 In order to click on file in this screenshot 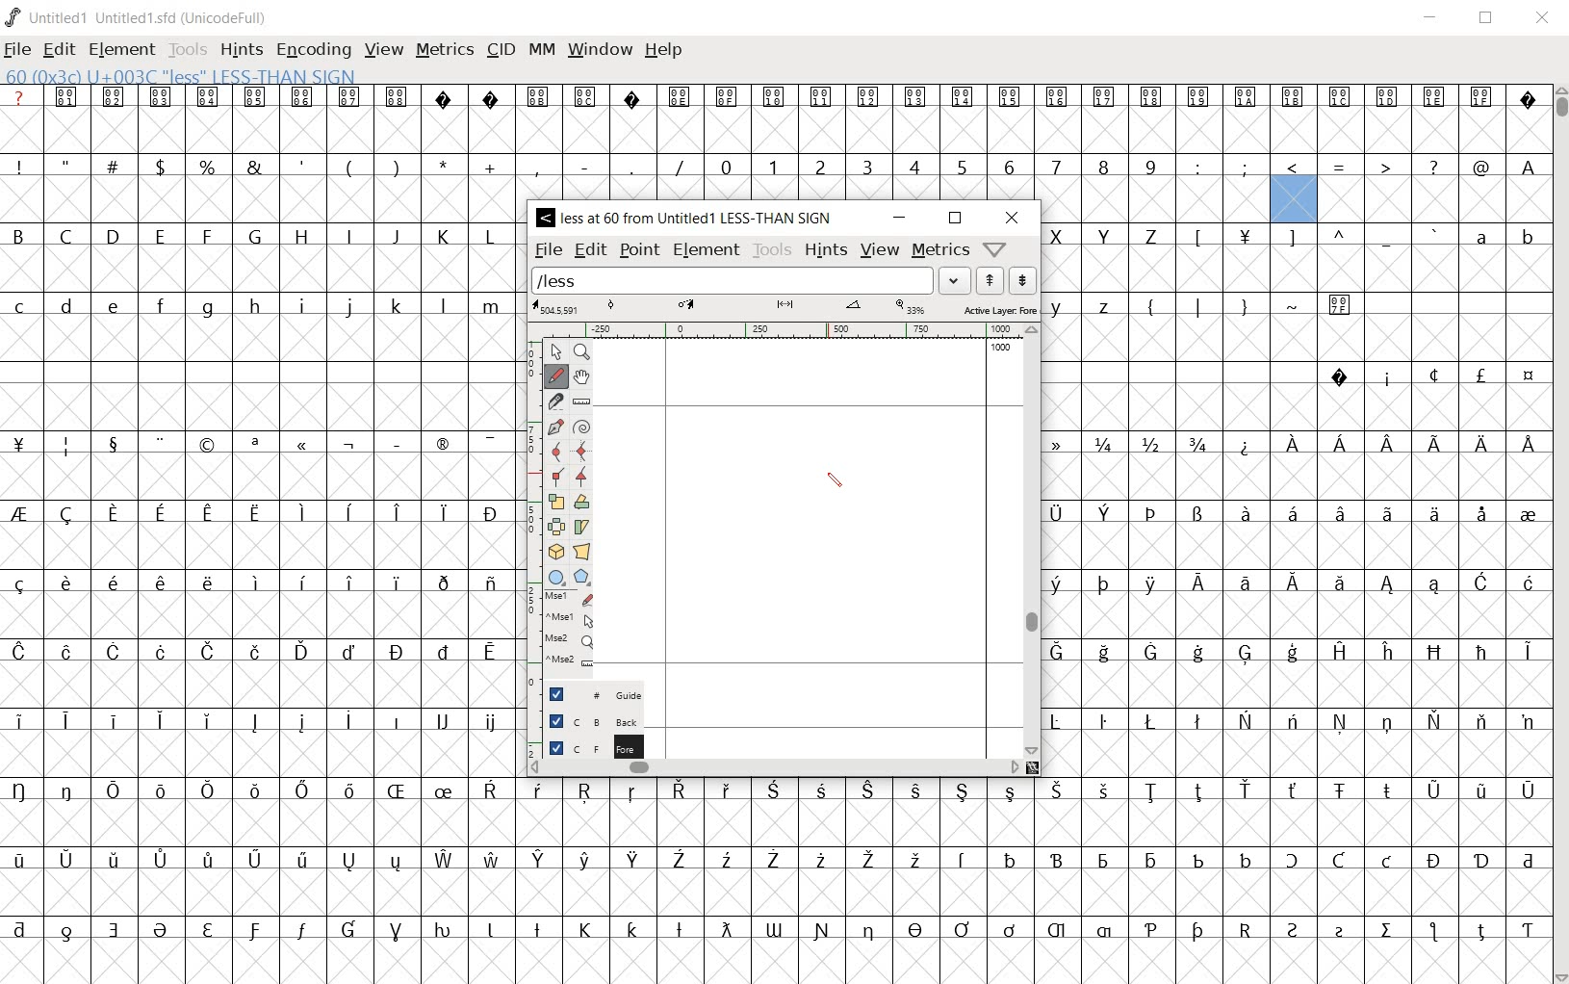, I will do `click(549, 249)`.